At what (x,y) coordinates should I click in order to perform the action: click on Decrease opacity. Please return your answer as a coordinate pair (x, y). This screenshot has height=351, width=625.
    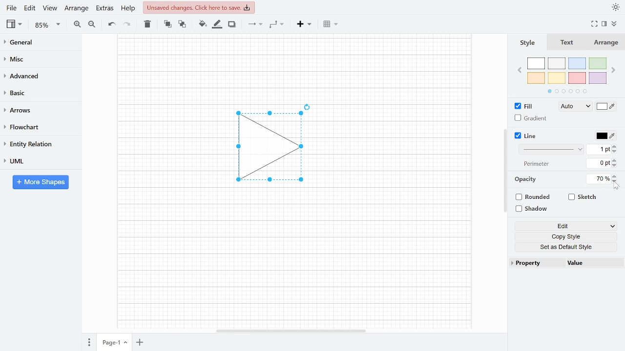
    Looking at the image, I should click on (616, 181).